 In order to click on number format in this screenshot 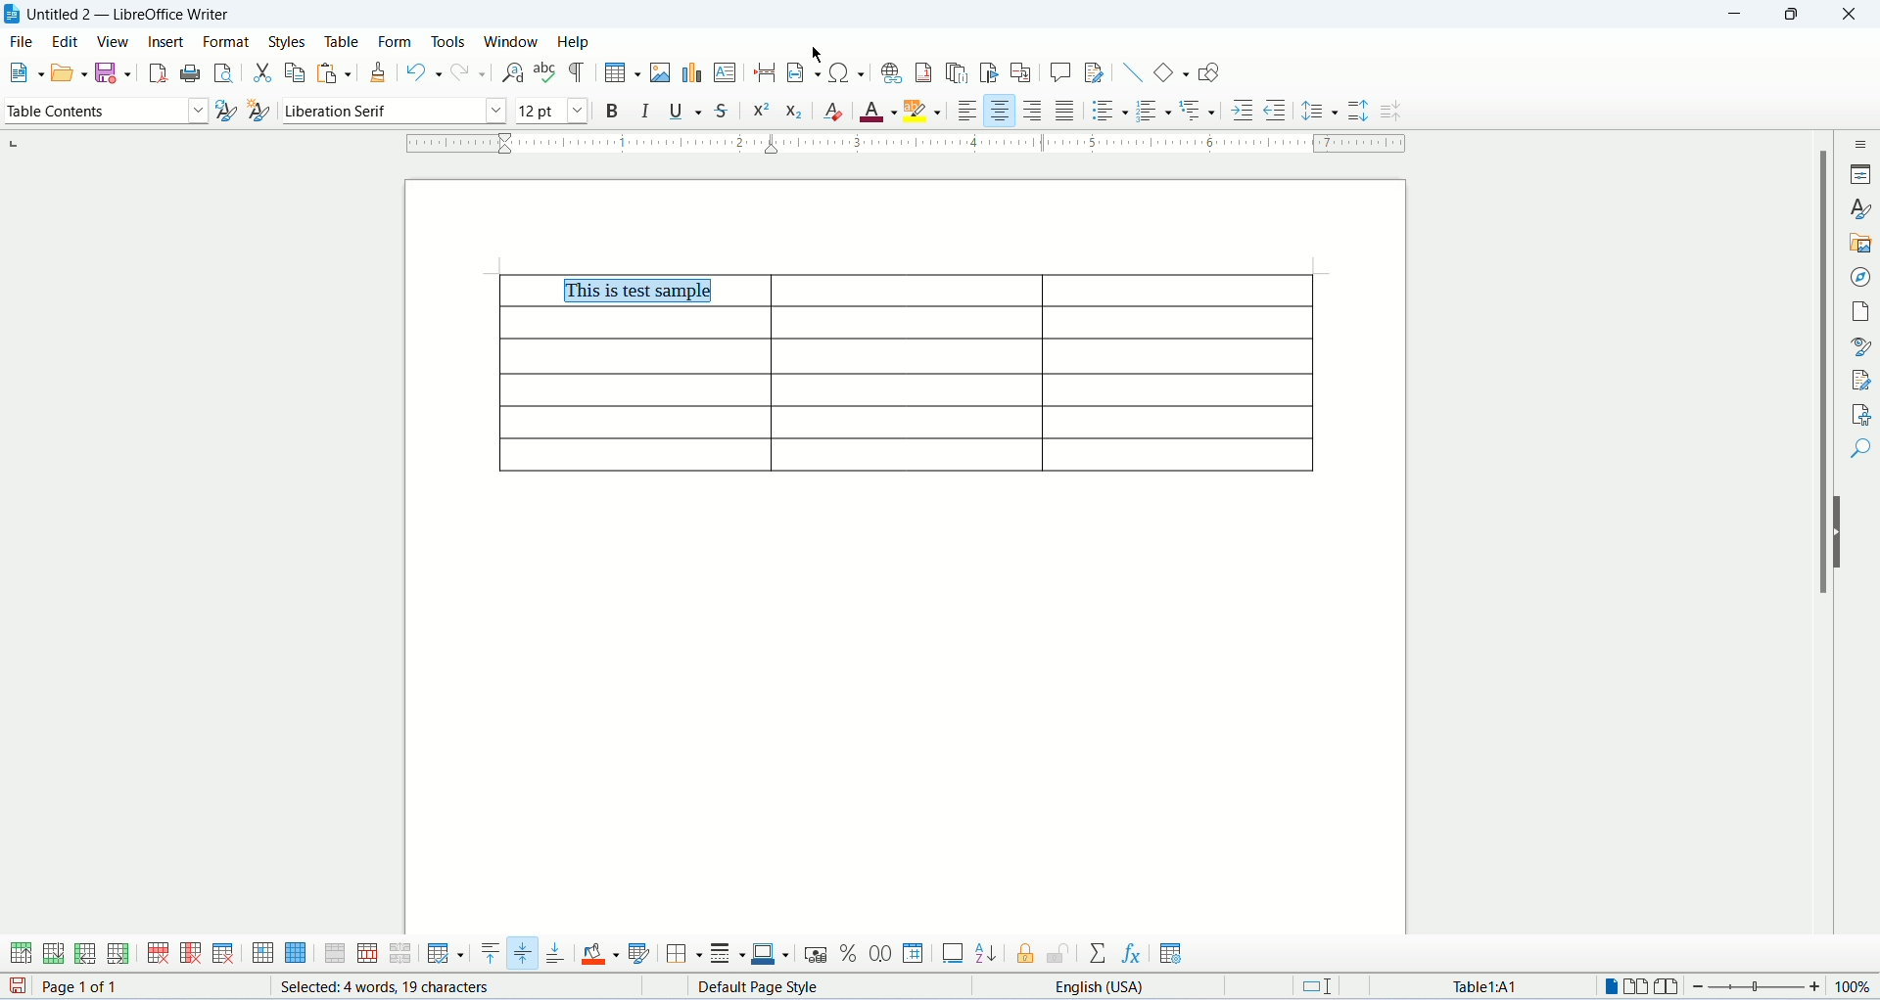, I will do `click(916, 954)`.